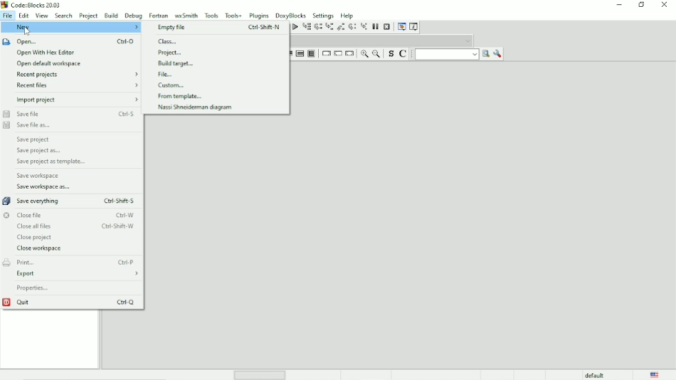 This screenshot has height=380, width=676. What do you see at coordinates (306, 27) in the screenshot?
I see `Run to cursor` at bounding box center [306, 27].